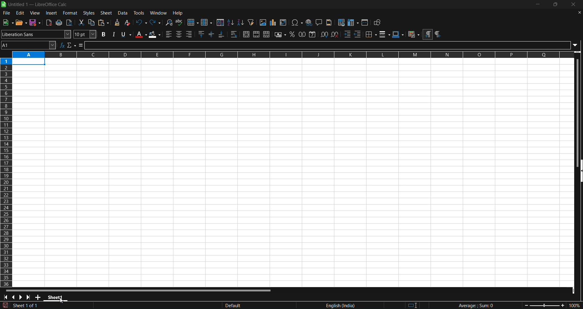 The image size is (583, 309). What do you see at coordinates (155, 35) in the screenshot?
I see `background color` at bounding box center [155, 35].